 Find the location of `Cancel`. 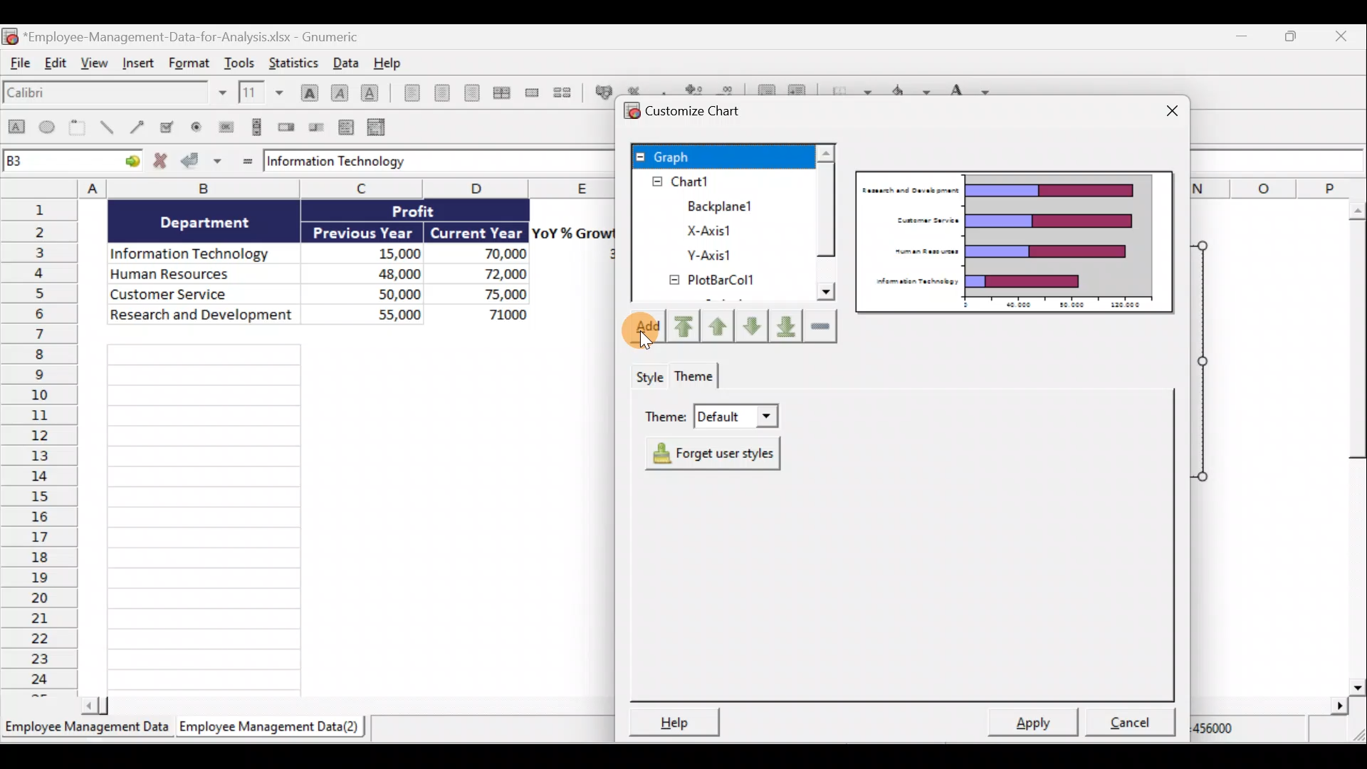

Cancel is located at coordinates (1125, 723).